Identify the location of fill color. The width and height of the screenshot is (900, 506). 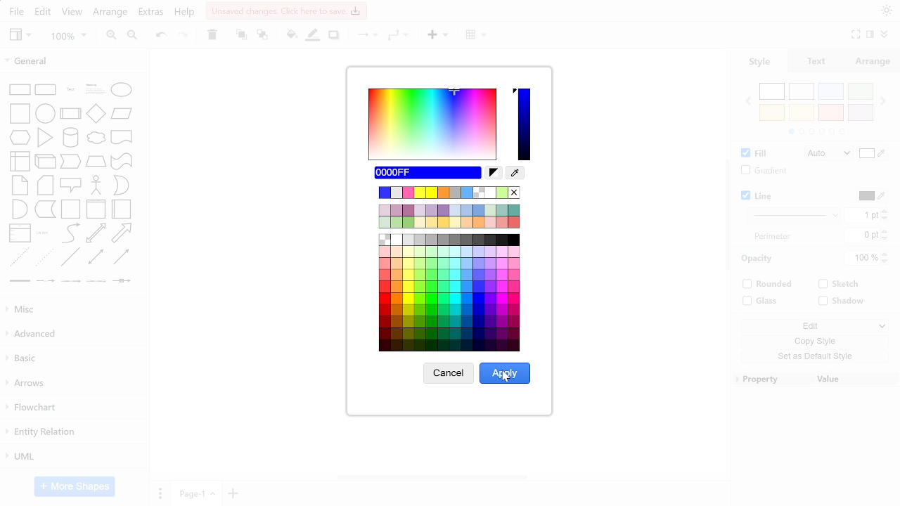
(291, 36).